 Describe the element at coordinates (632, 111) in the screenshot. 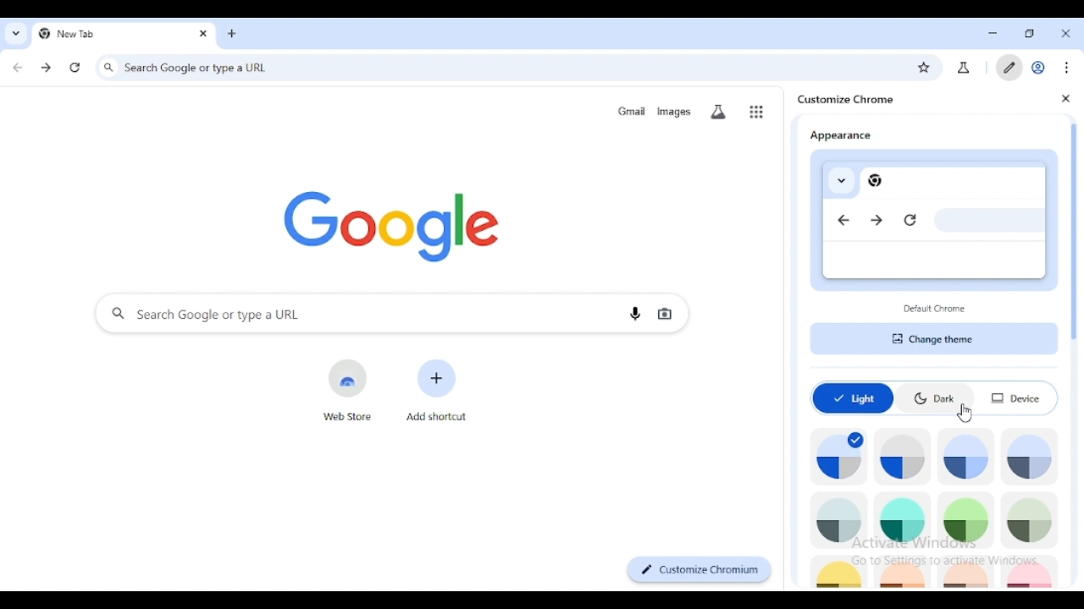

I see `gmail` at that location.